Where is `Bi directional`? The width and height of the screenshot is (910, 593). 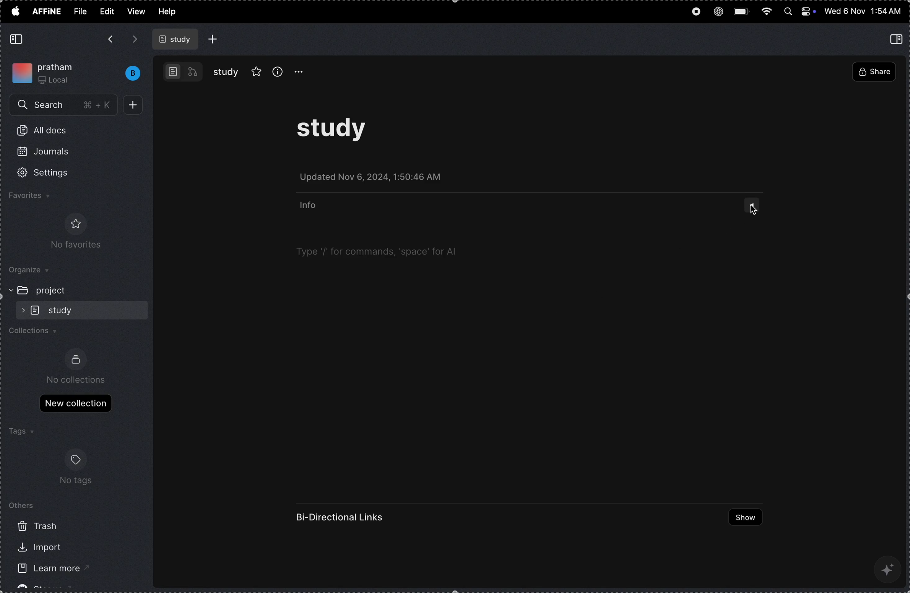
Bi directional is located at coordinates (341, 517).